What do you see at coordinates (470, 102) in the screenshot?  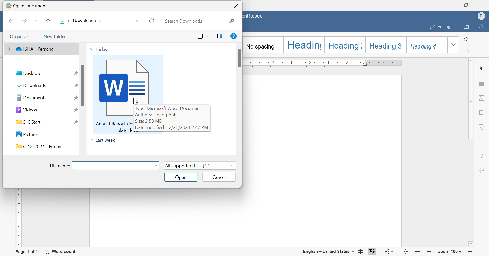 I see `scroll bar` at bounding box center [470, 102].